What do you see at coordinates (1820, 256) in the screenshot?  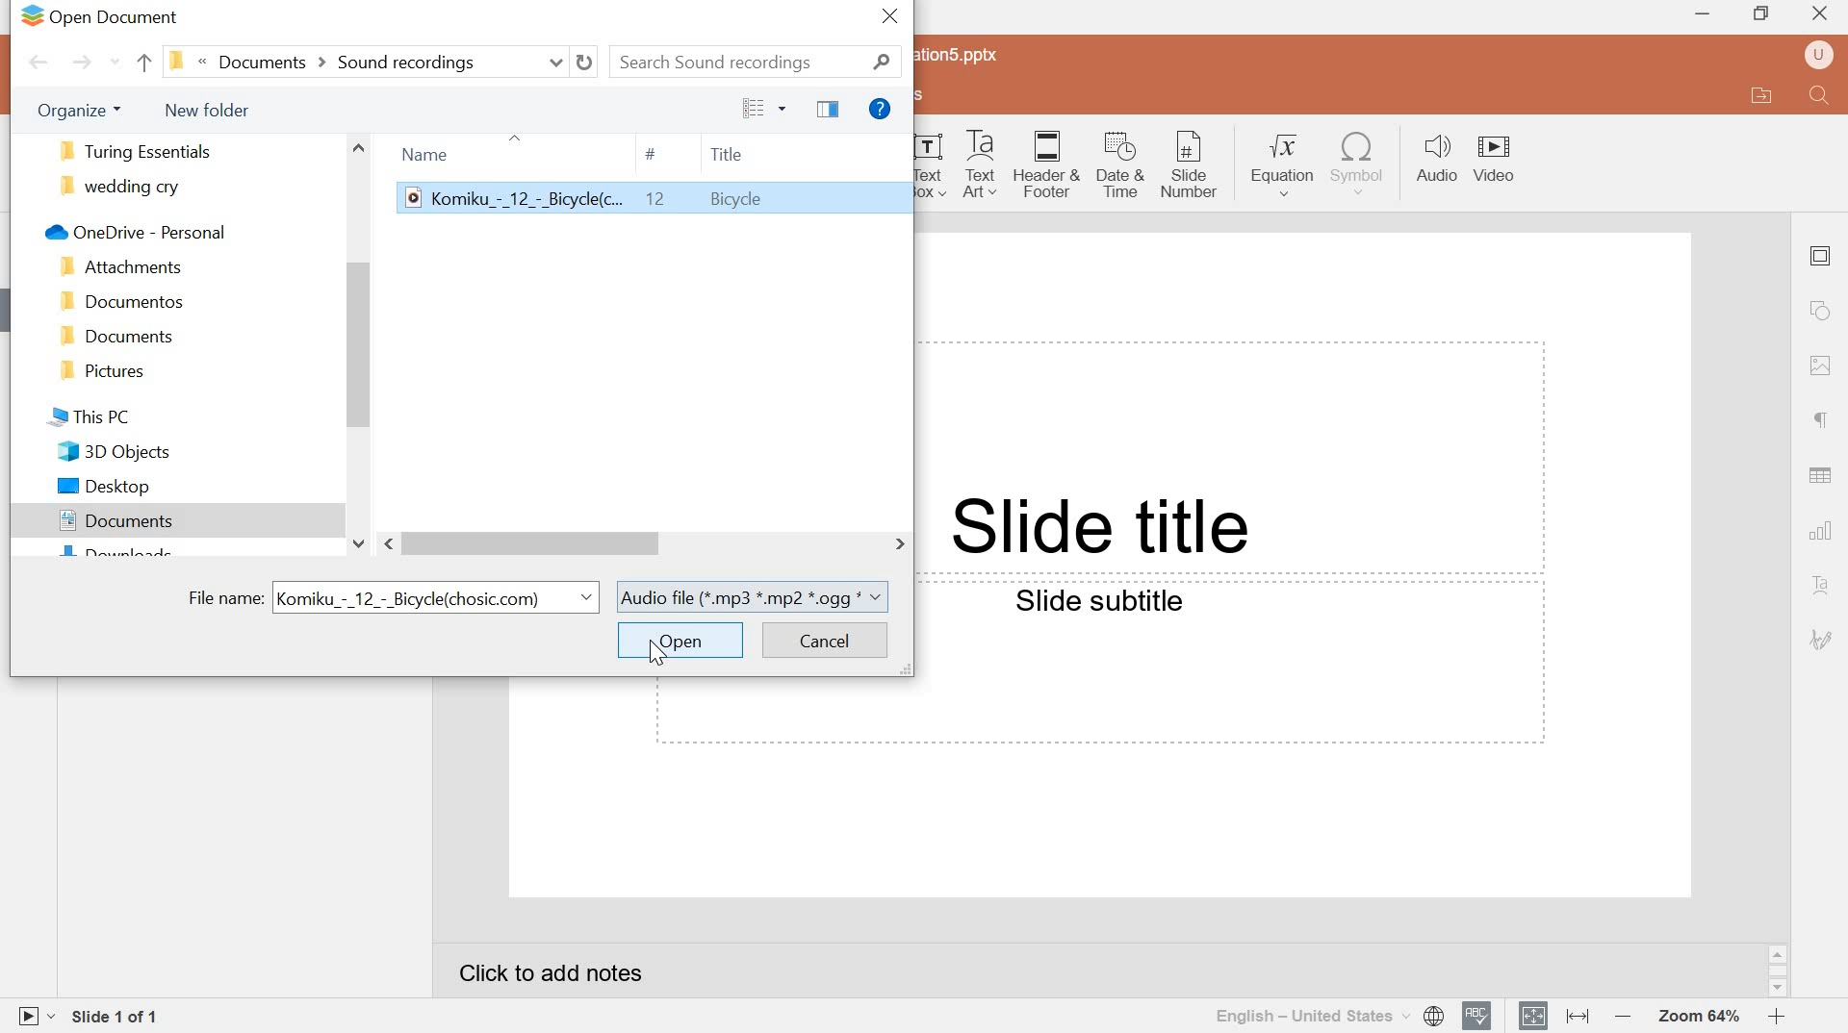 I see `slide settings` at bounding box center [1820, 256].